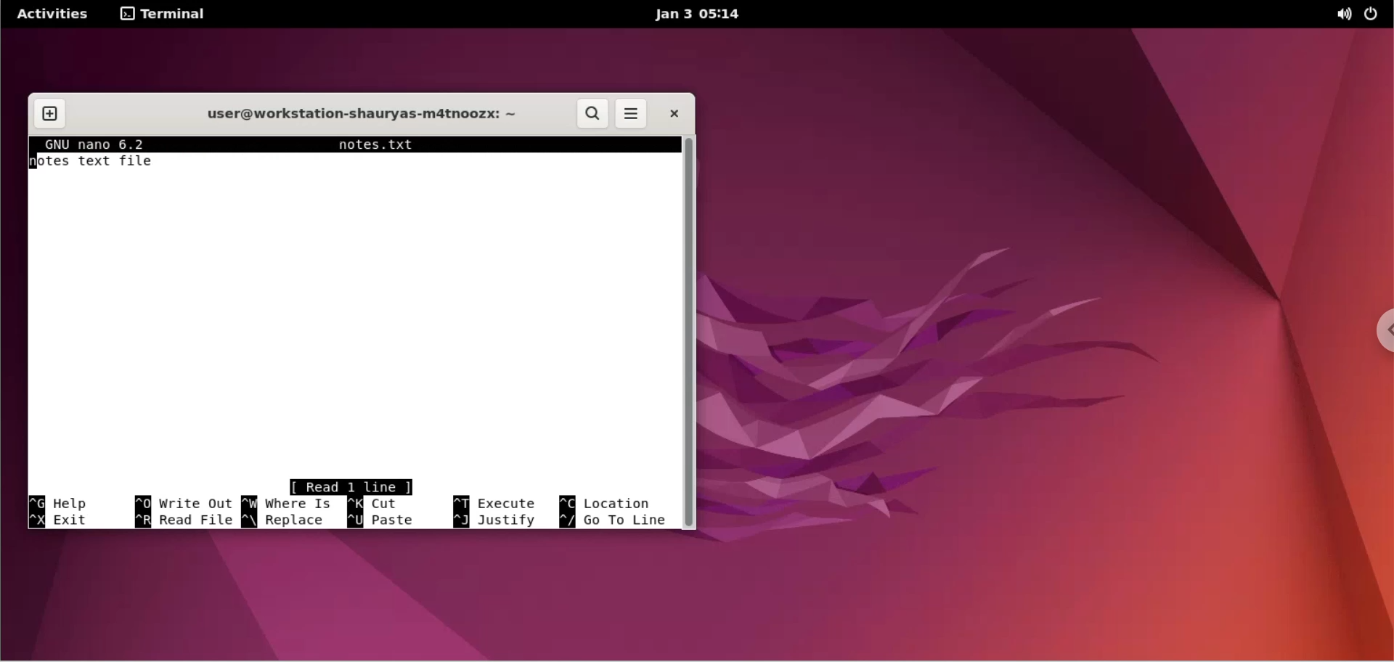 Image resolution: width=1394 pixels, height=662 pixels. Describe the element at coordinates (164, 15) in the screenshot. I see `terminal options` at that location.